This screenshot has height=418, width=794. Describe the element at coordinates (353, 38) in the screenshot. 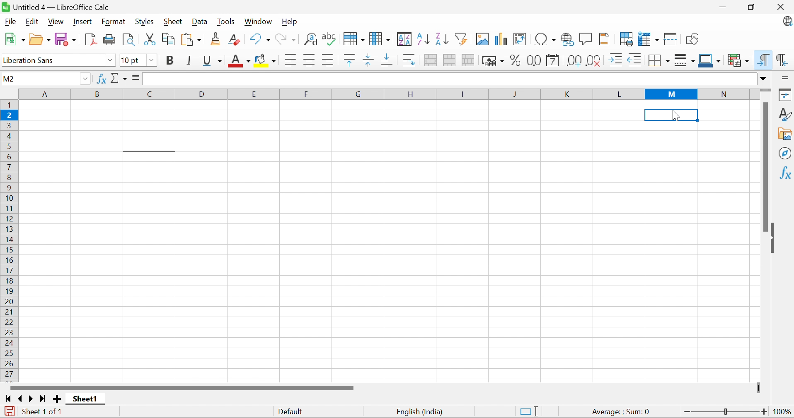

I see `Row` at that location.